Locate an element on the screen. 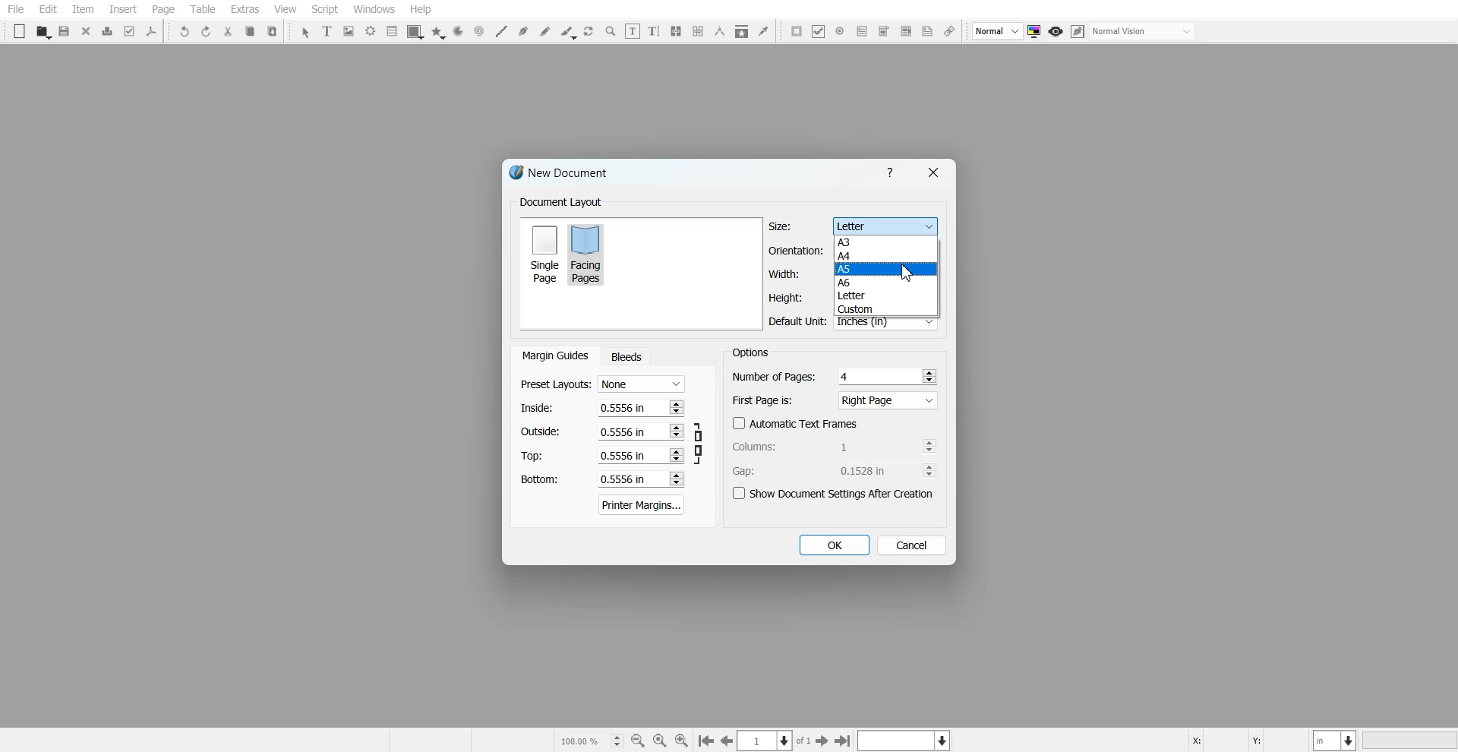  Cancel is located at coordinates (912, 545).